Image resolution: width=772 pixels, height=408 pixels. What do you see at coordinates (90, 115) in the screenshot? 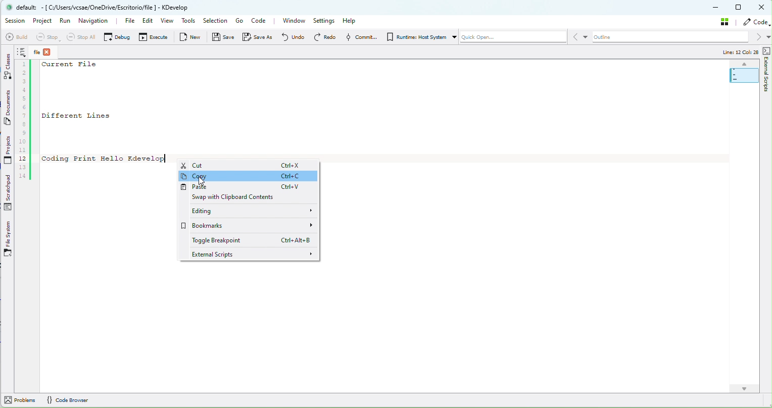
I see `Different Lines` at bounding box center [90, 115].